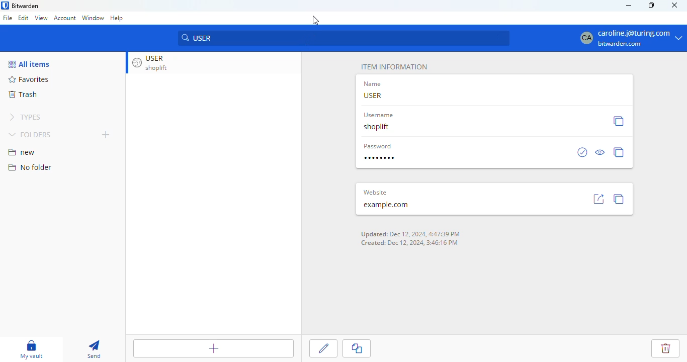  I want to click on example.com, so click(387, 205).